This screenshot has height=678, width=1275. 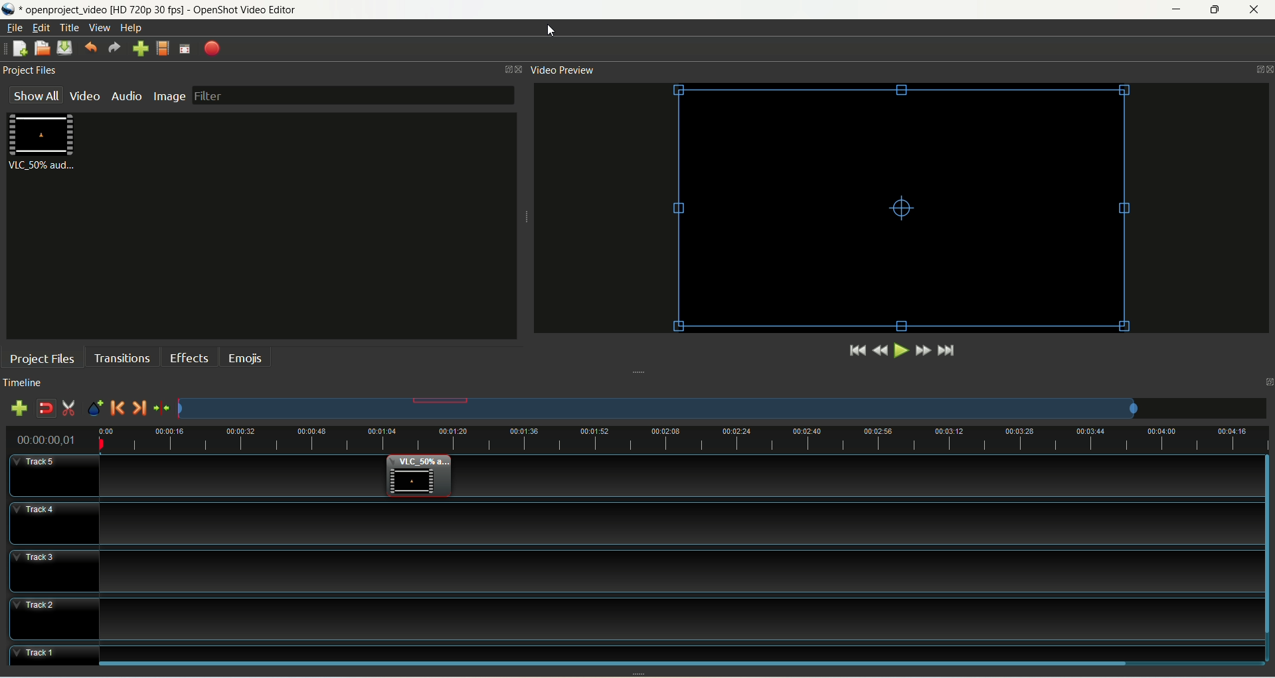 What do you see at coordinates (547, 30) in the screenshot?
I see `cursor` at bounding box center [547, 30].